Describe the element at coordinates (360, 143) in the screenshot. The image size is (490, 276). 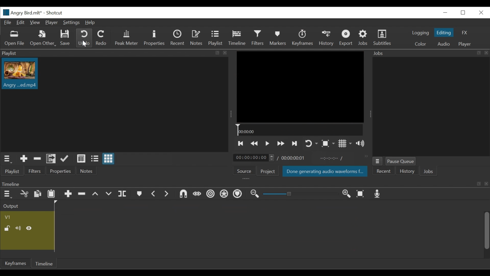
I see `Show volume control` at that location.